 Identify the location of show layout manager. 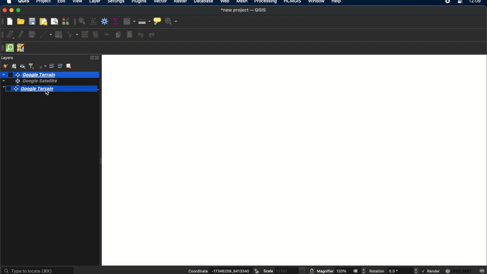
(55, 21).